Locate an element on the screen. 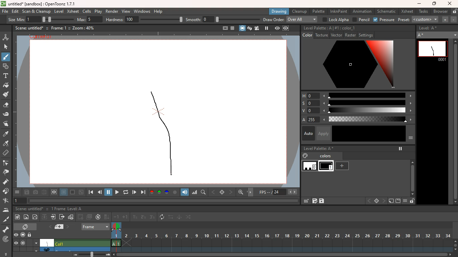 The image size is (458, 257). browser is located at coordinates (440, 11).